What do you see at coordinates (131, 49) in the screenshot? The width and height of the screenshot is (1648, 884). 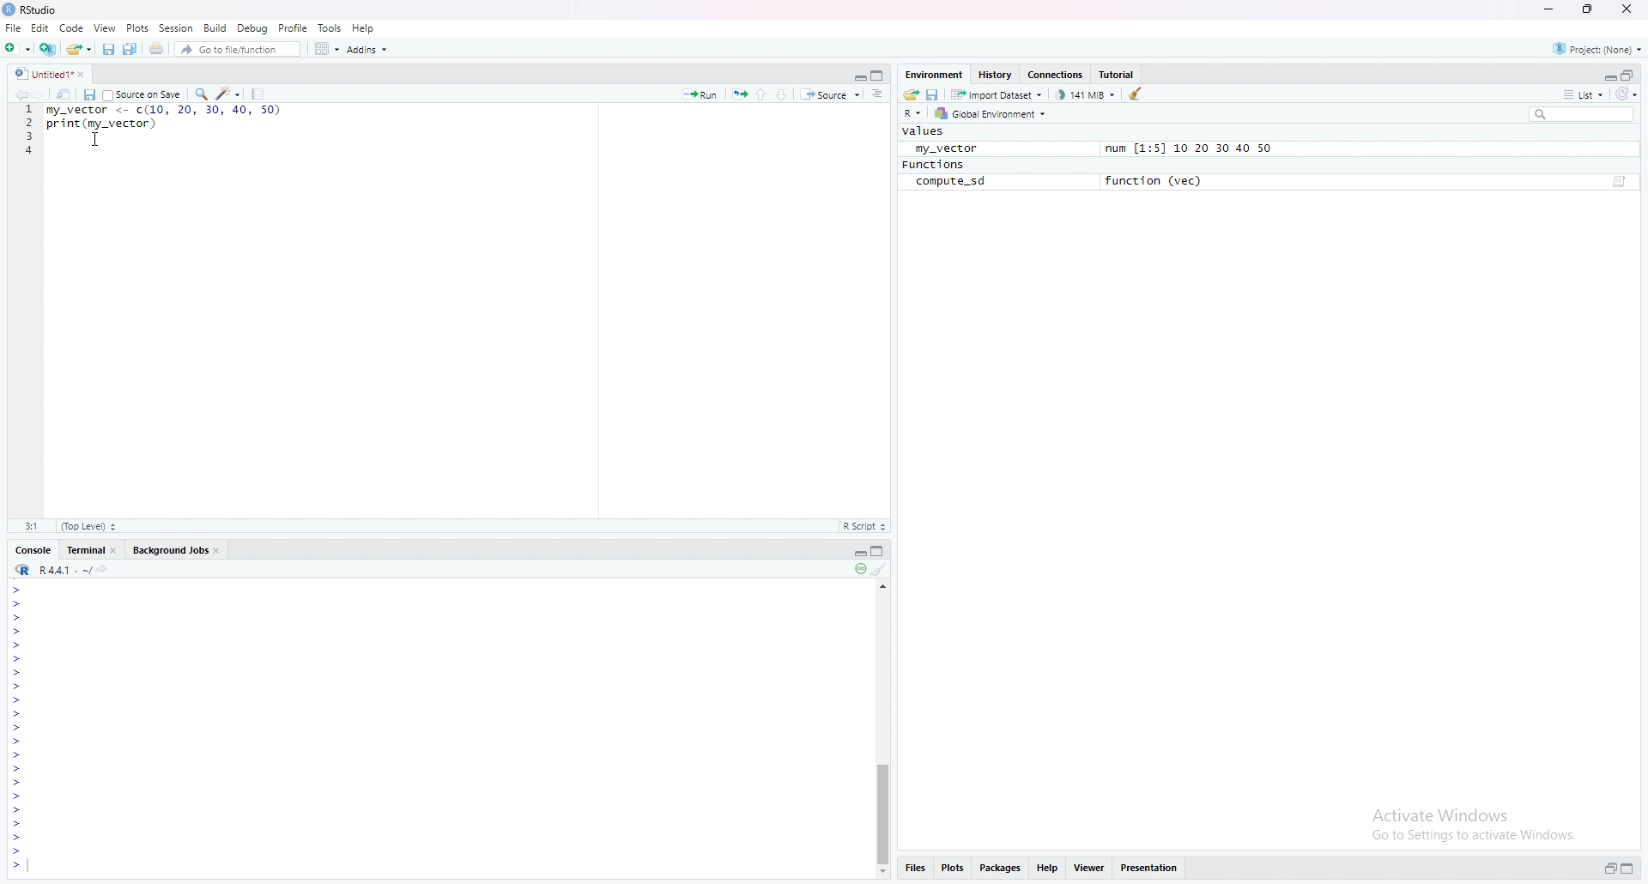 I see `Save all open documents (Ctrl + Alt + S)` at bounding box center [131, 49].